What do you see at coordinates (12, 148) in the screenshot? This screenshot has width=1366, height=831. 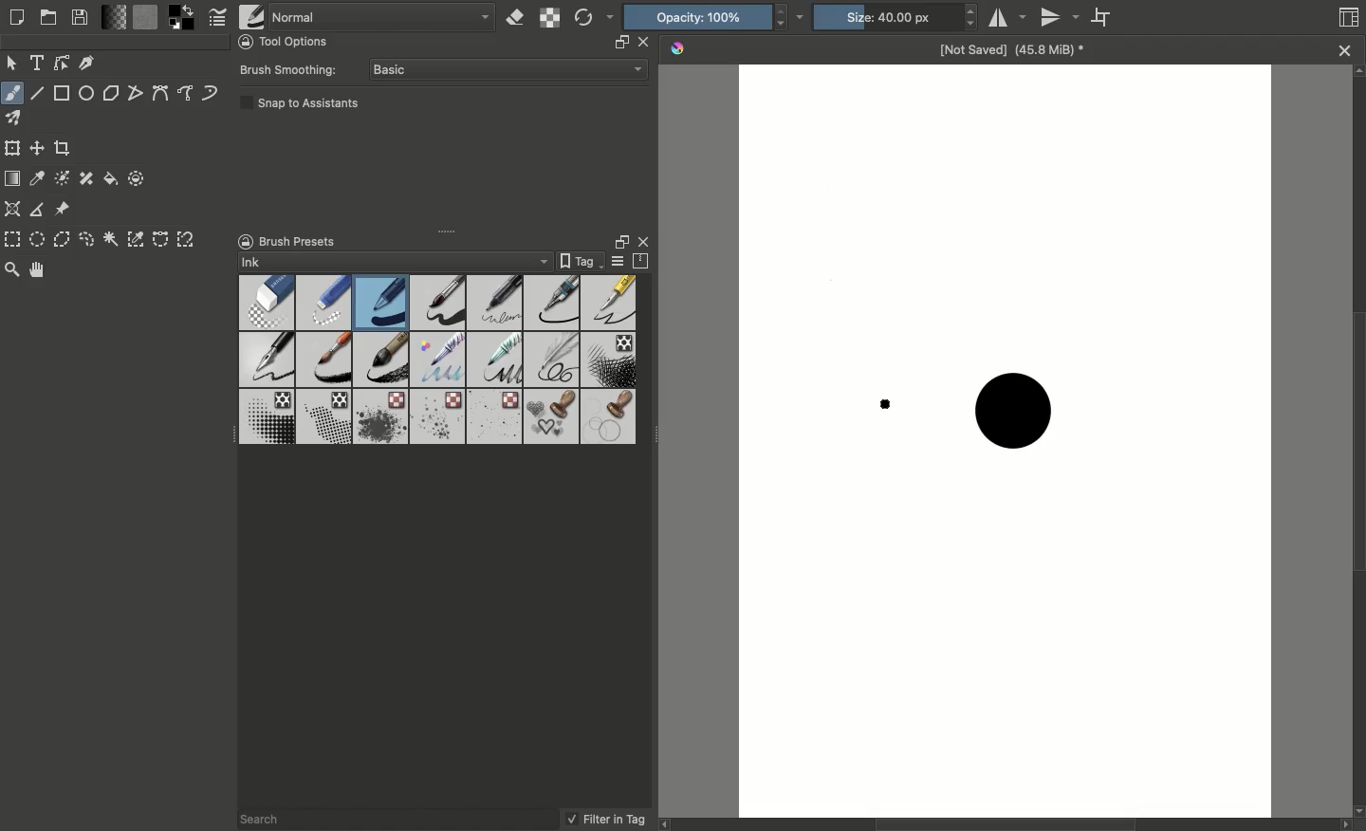 I see `Transform` at bounding box center [12, 148].